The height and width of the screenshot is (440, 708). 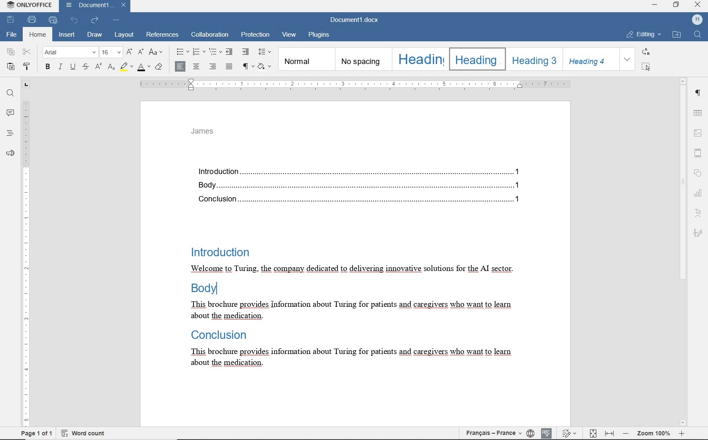 What do you see at coordinates (209, 35) in the screenshot?
I see `COLLABORATION` at bounding box center [209, 35].